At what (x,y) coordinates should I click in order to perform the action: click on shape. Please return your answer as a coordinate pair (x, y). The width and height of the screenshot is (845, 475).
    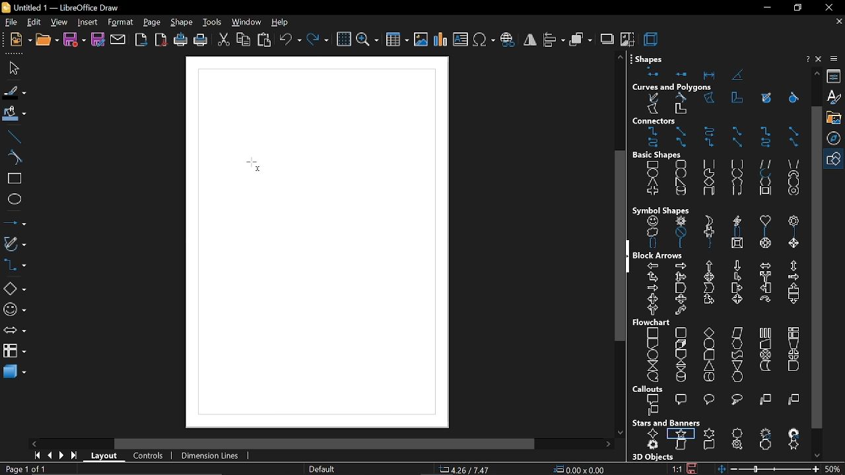
    Looking at the image, I should click on (182, 22).